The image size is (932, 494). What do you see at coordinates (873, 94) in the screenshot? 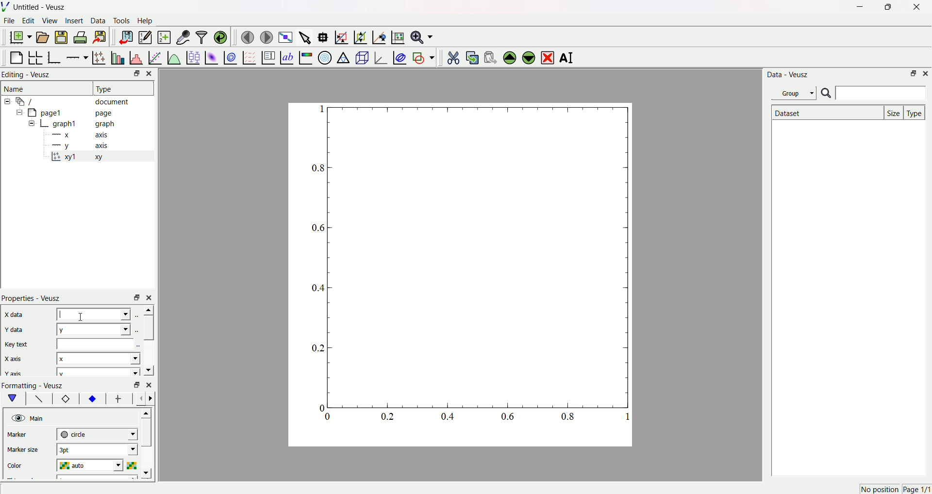
I see `Searchbar` at bounding box center [873, 94].